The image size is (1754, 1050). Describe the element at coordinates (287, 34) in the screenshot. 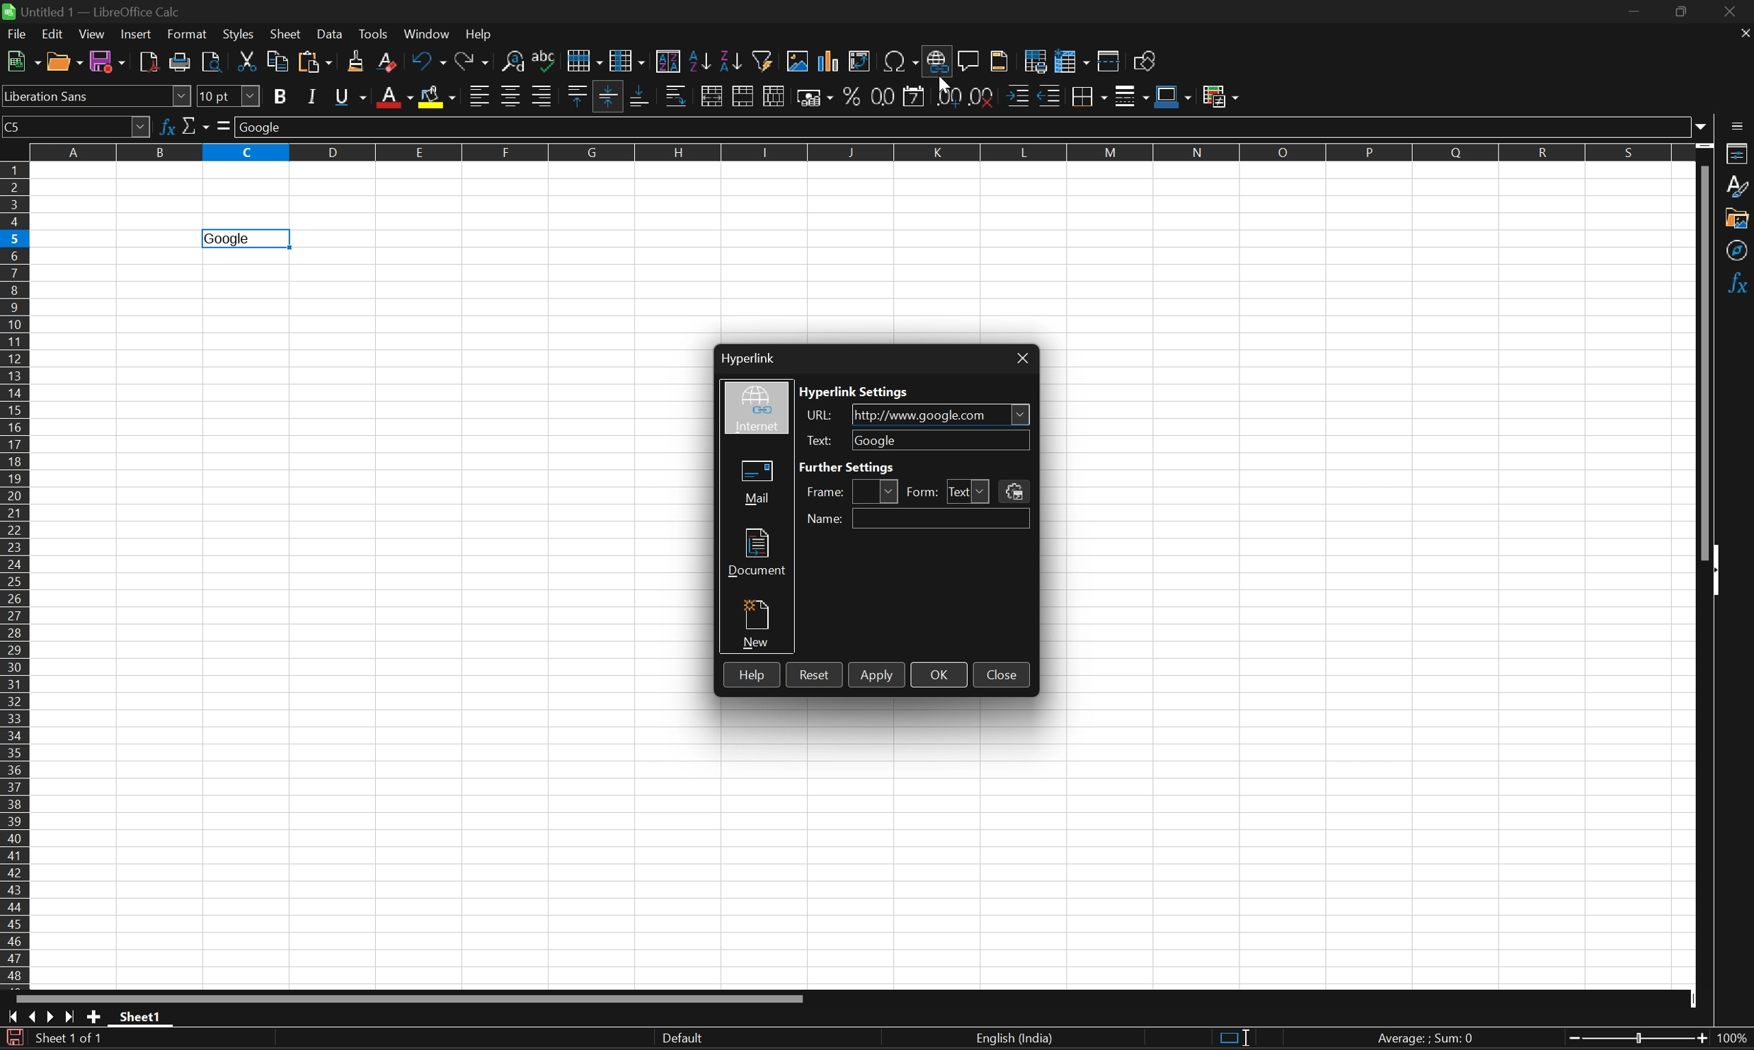

I see `Sheet` at that location.